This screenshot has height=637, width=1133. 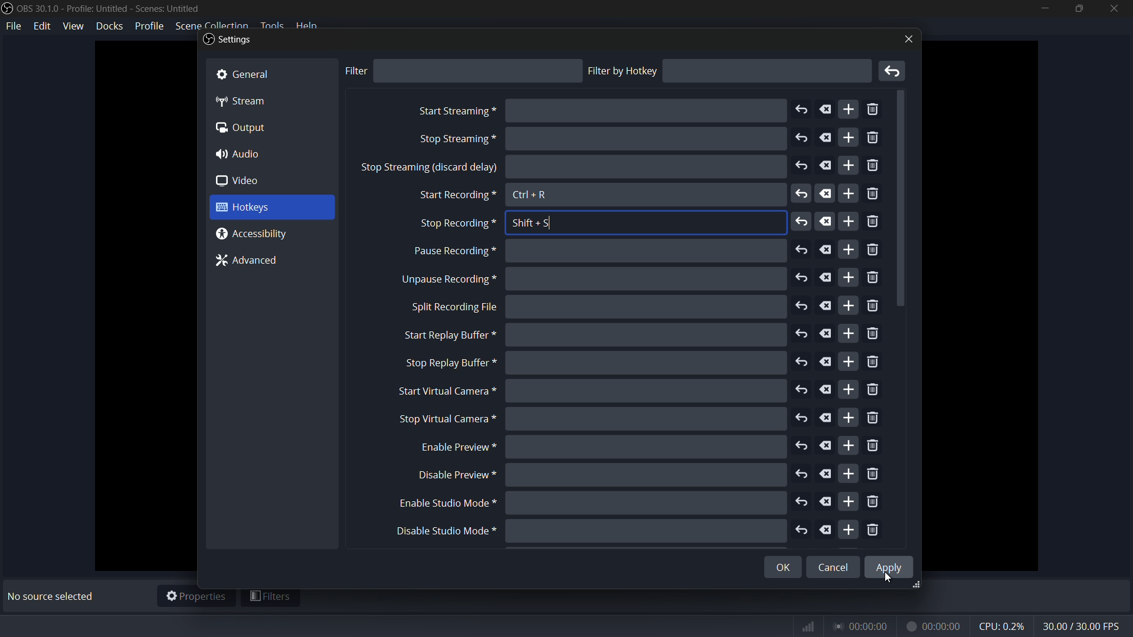 What do you see at coordinates (826, 333) in the screenshot?
I see `delete` at bounding box center [826, 333].